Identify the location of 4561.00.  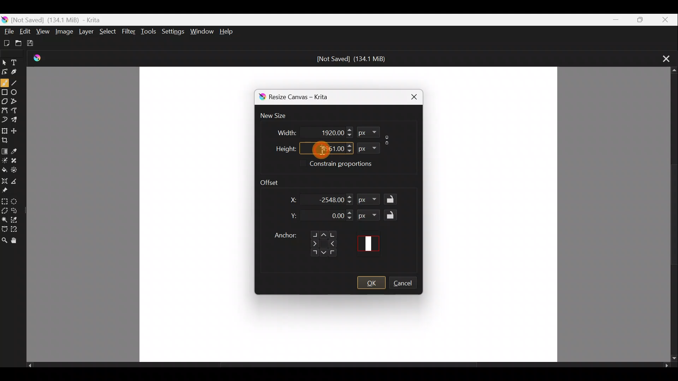
(322, 147).